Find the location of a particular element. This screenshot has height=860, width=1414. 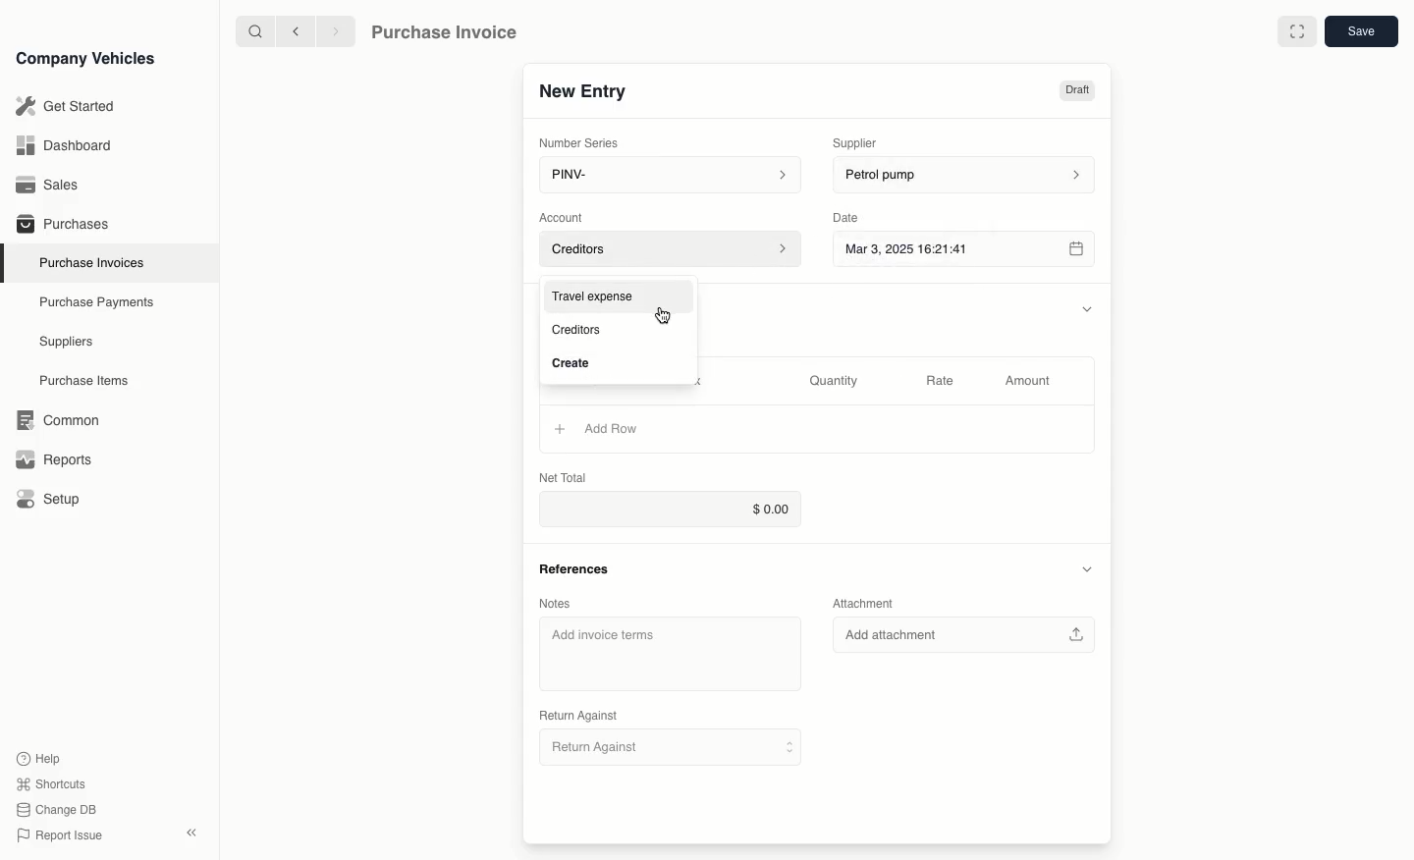

Net Total is located at coordinates (563, 479).